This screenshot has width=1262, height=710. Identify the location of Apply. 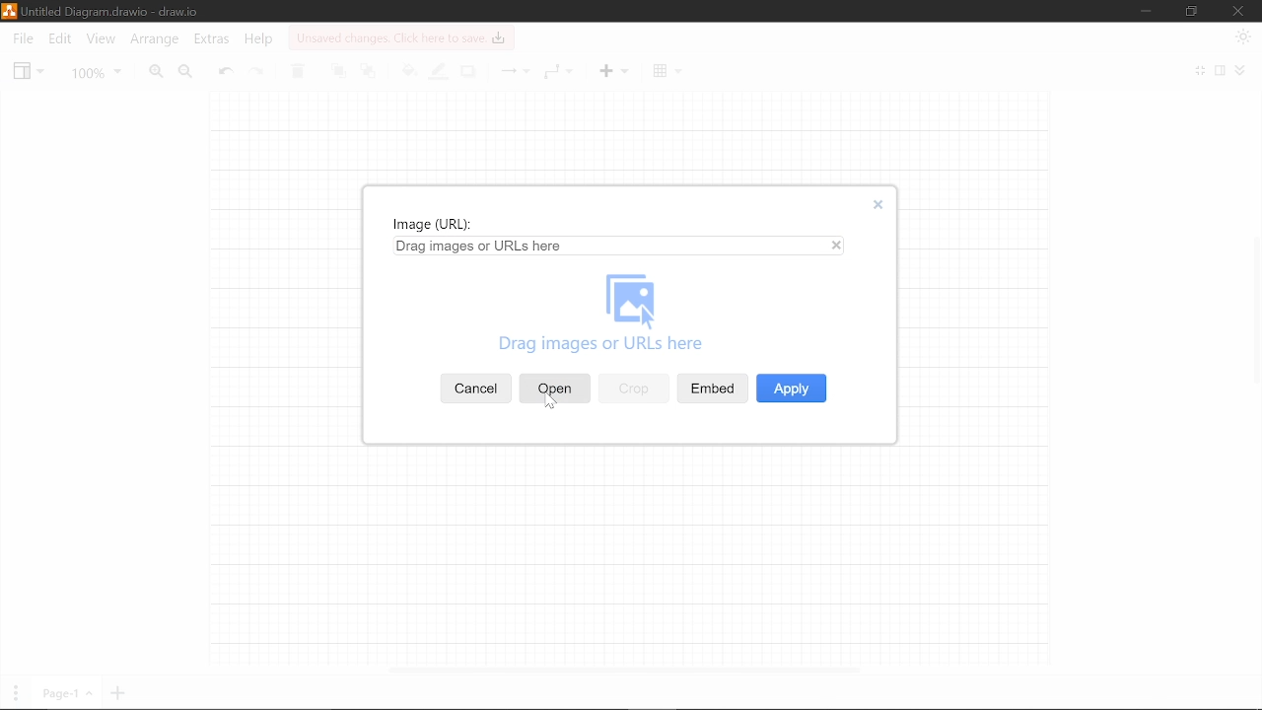
(791, 389).